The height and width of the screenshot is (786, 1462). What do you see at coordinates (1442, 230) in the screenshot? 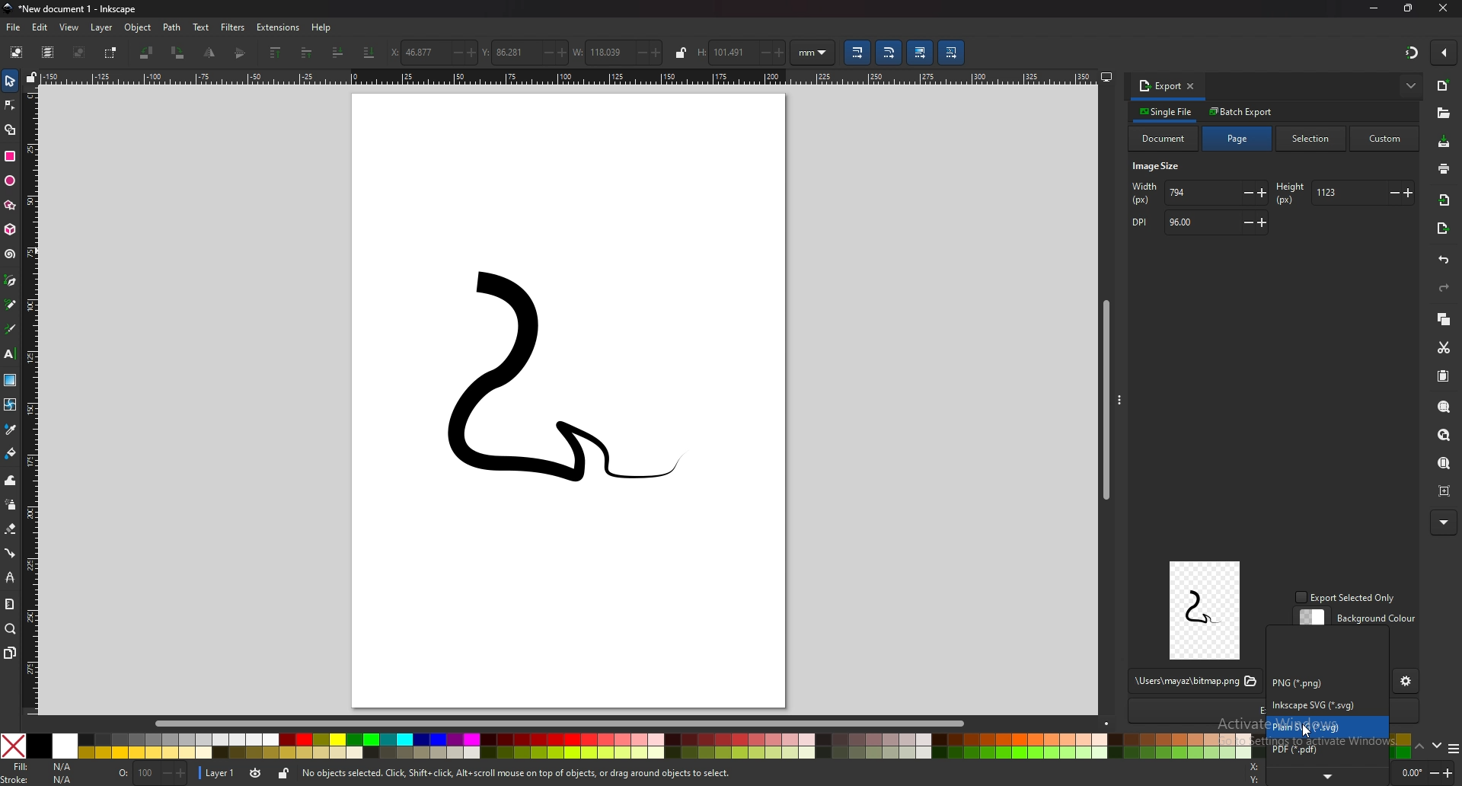
I see `export` at bounding box center [1442, 230].